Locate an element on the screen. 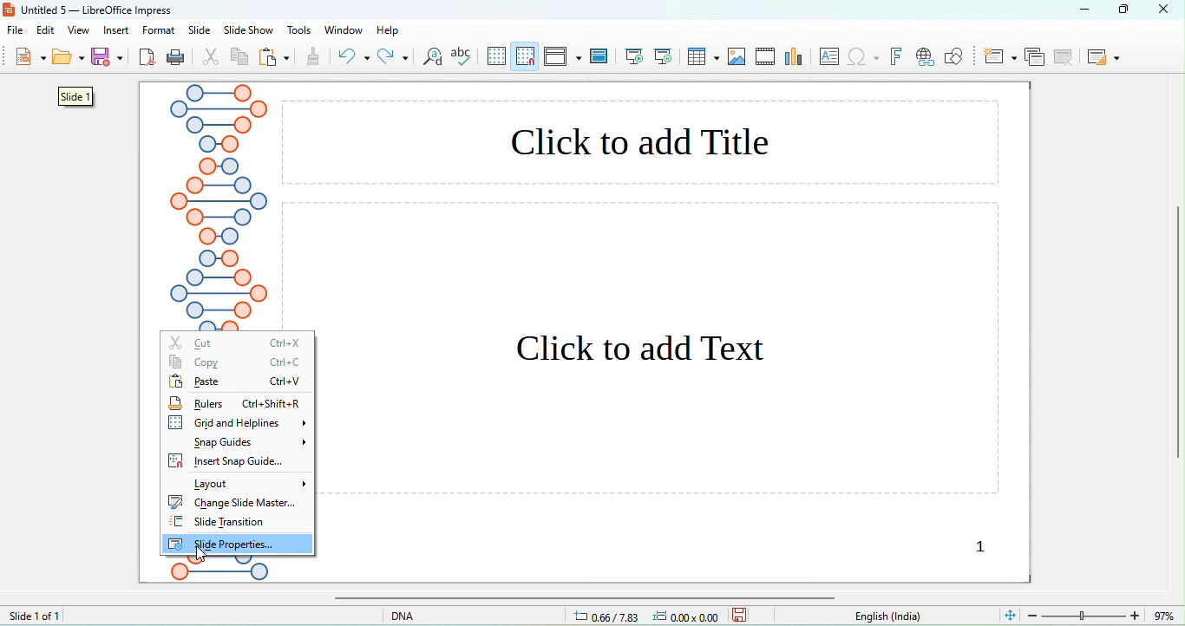 This screenshot has width=1185, height=626. save is located at coordinates (740, 614).